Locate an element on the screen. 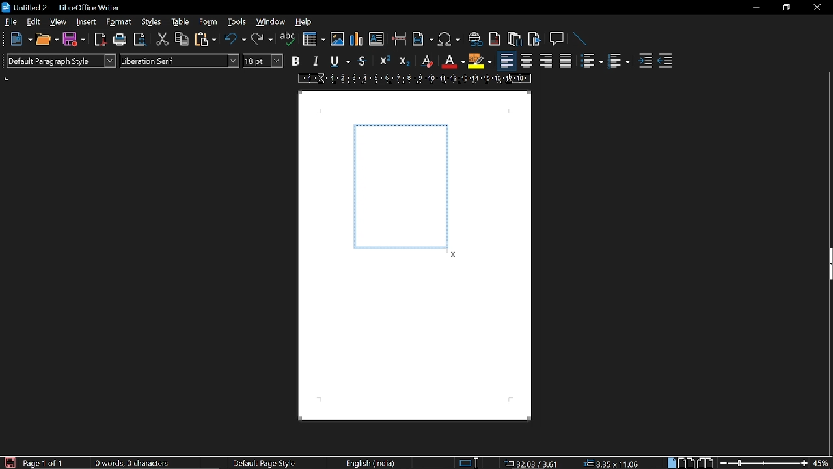  file is located at coordinates (10, 22).